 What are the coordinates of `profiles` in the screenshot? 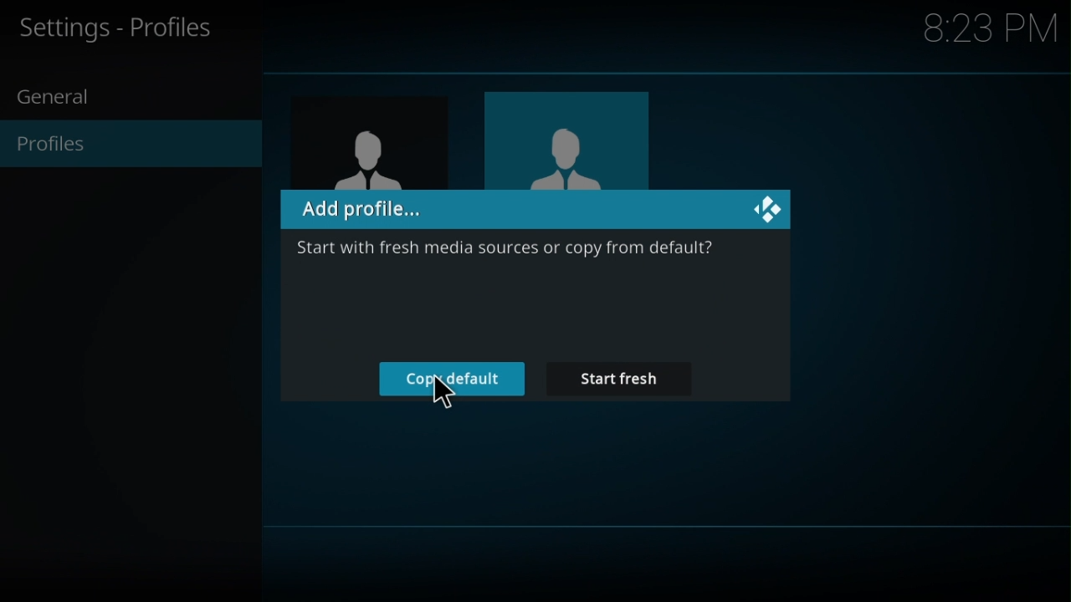 It's located at (59, 148).